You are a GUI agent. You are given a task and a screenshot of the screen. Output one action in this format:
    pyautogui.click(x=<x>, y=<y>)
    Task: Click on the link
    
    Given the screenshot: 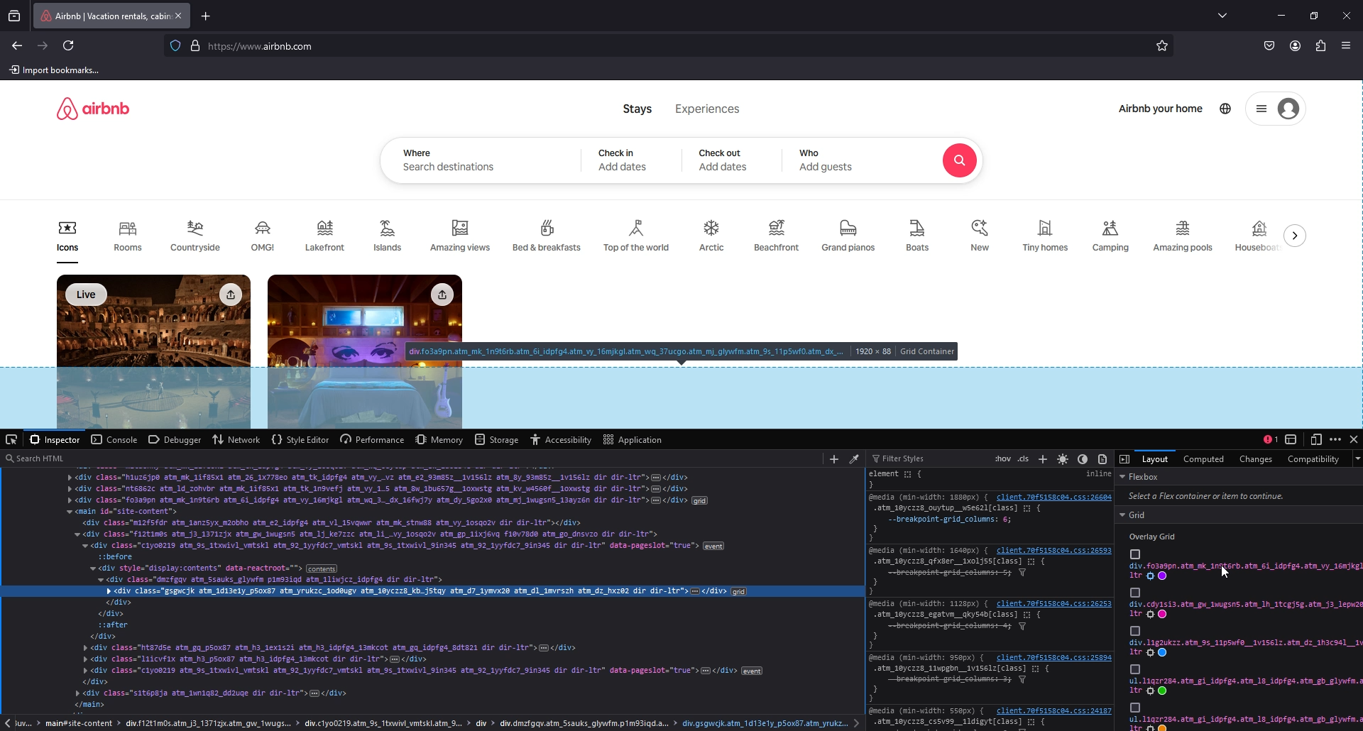 What is the action you would take?
    pyautogui.click(x=1053, y=496)
    